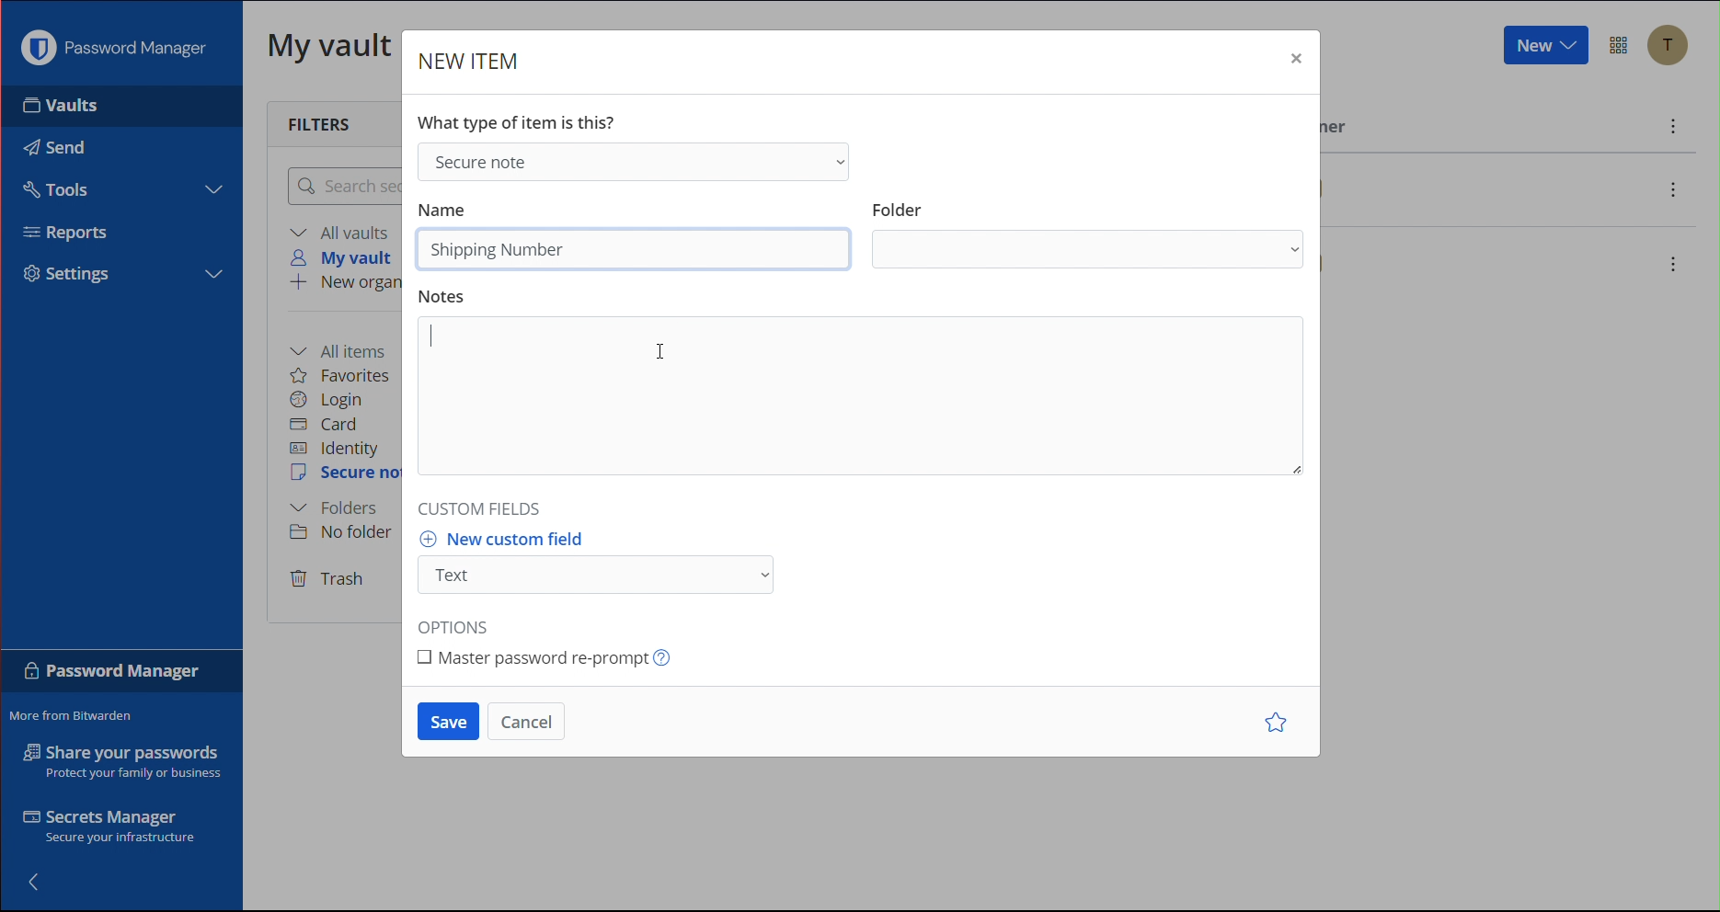 This screenshot has width=1720, height=912. What do you see at coordinates (107, 826) in the screenshot?
I see `Secrets Manager` at bounding box center [107, 826].